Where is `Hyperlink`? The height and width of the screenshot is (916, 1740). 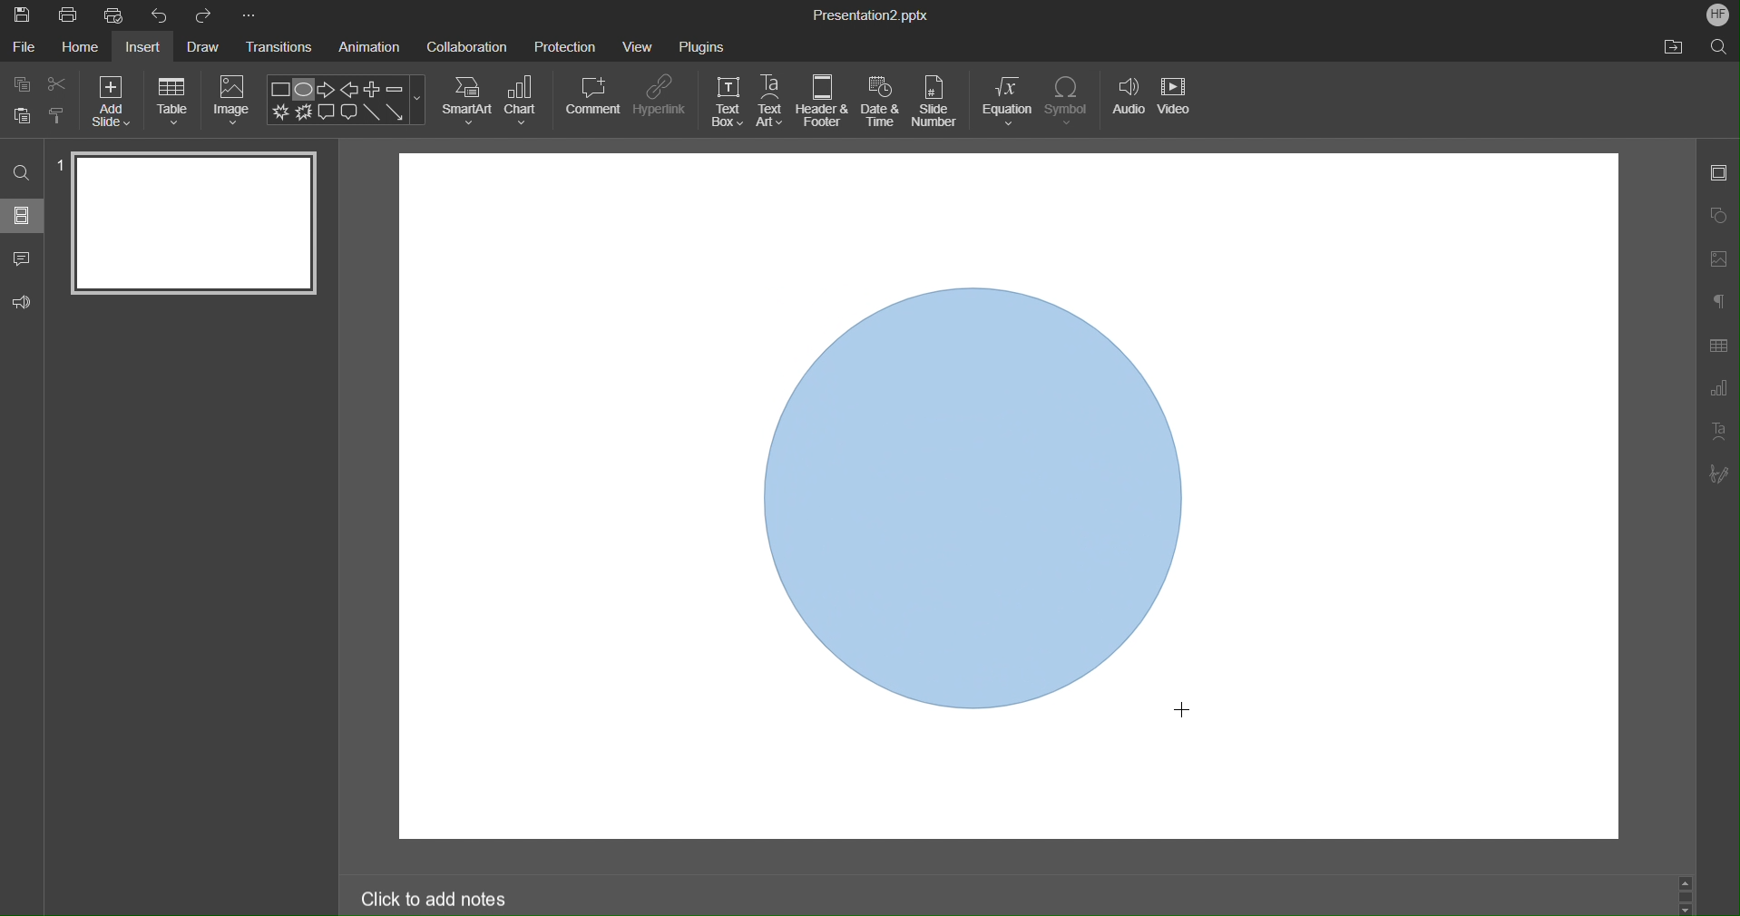 Hyperlink is located at coordinates (660, 96).